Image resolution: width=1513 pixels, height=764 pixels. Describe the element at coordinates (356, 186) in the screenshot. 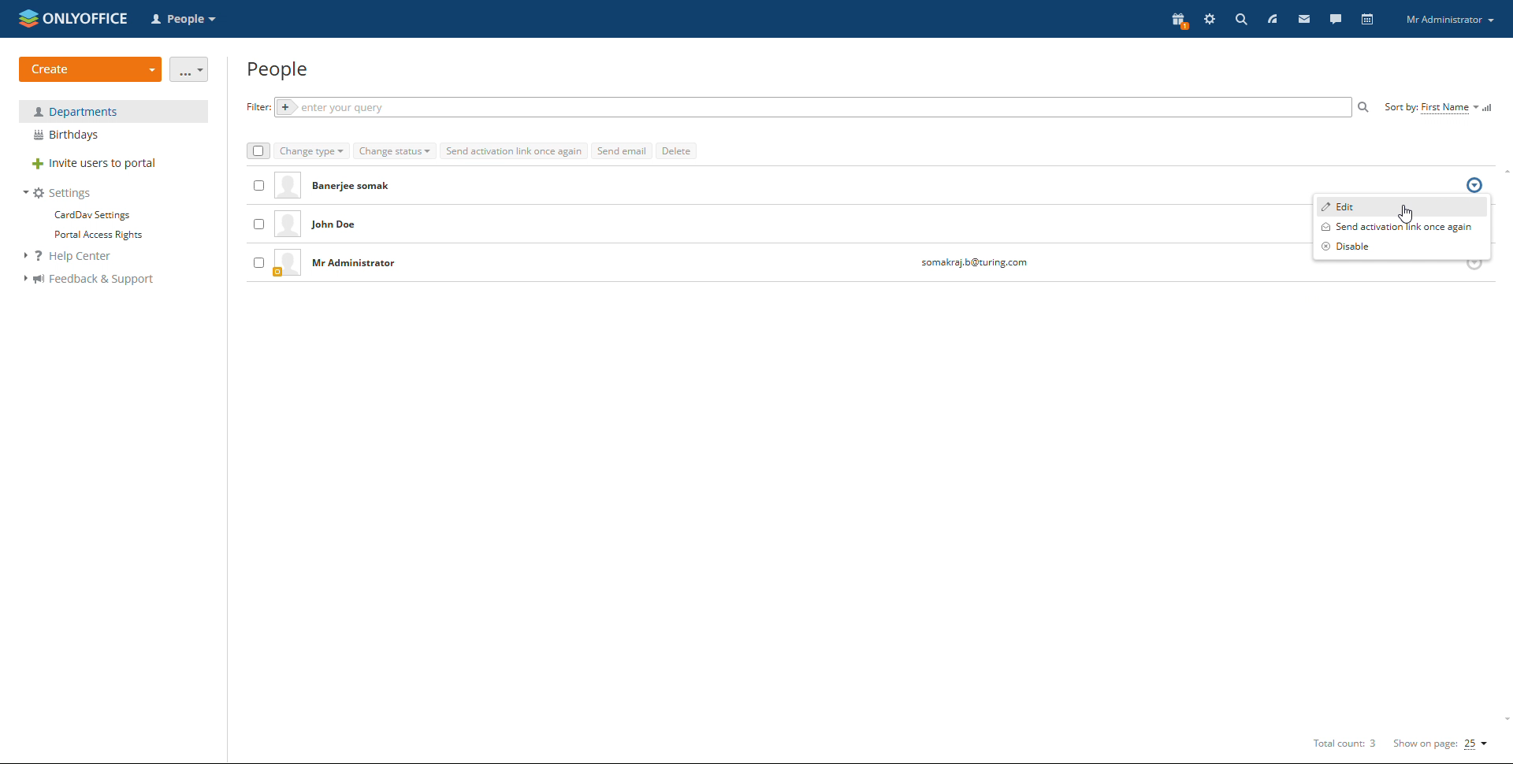

I see `Banerje somak` at that location.